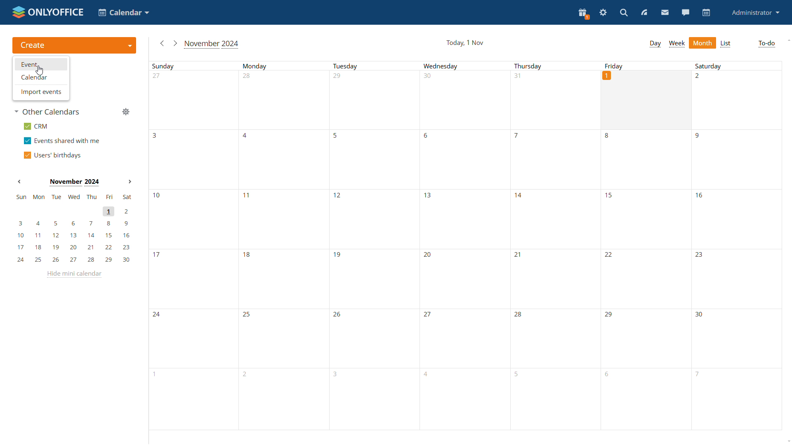 The width and height of the screenshot is (792, 445). What do you see at coordinates (787, 442) in the screenshot?
I see `scroll down` at bounding box center [787, 442].